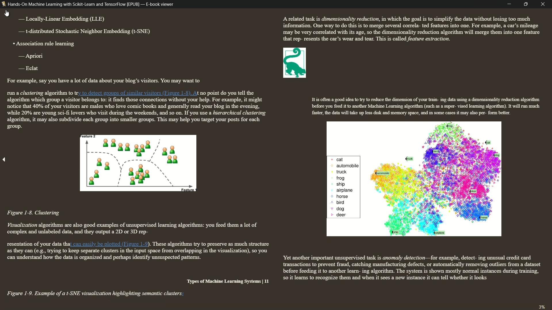 Image resolution: width=552 pixels, height=310 pixels. Describe the element at coordinates (277, 157) in the screenshot. I see `book's content` at that location.